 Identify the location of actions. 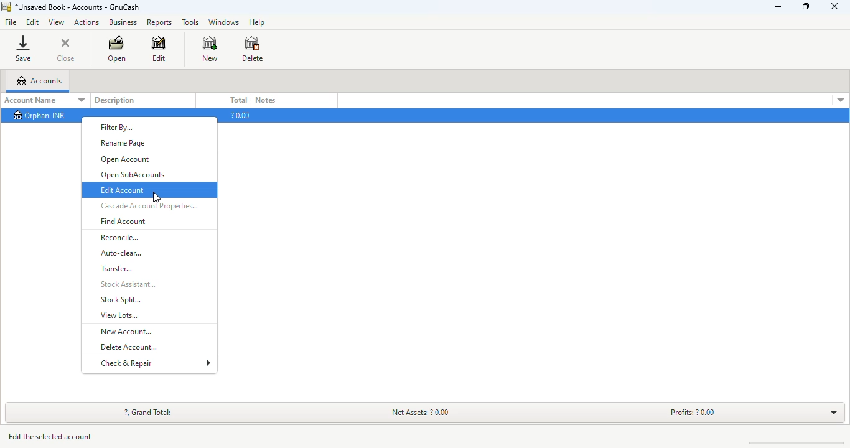
(87, 22).